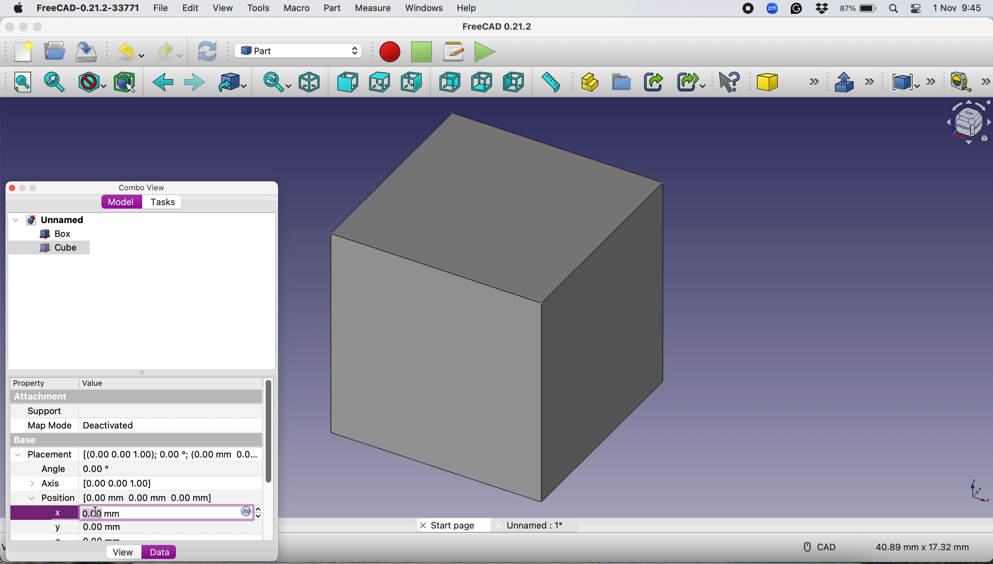 Image resolution: width=993 pixels, height=564 pixels. What do you see at coordinates (177, 553) in the screenshot?
I see `Data` at bounding box center [177, 553].